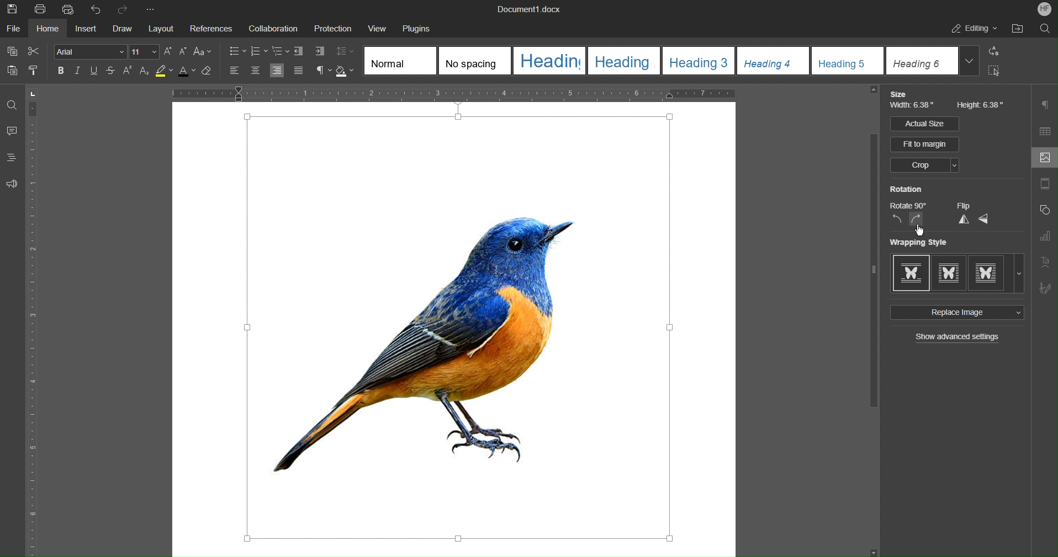  What do you see at coordinates (298, 70) in the screenshot?
I see `Justify` at bounding box center [298, 70].